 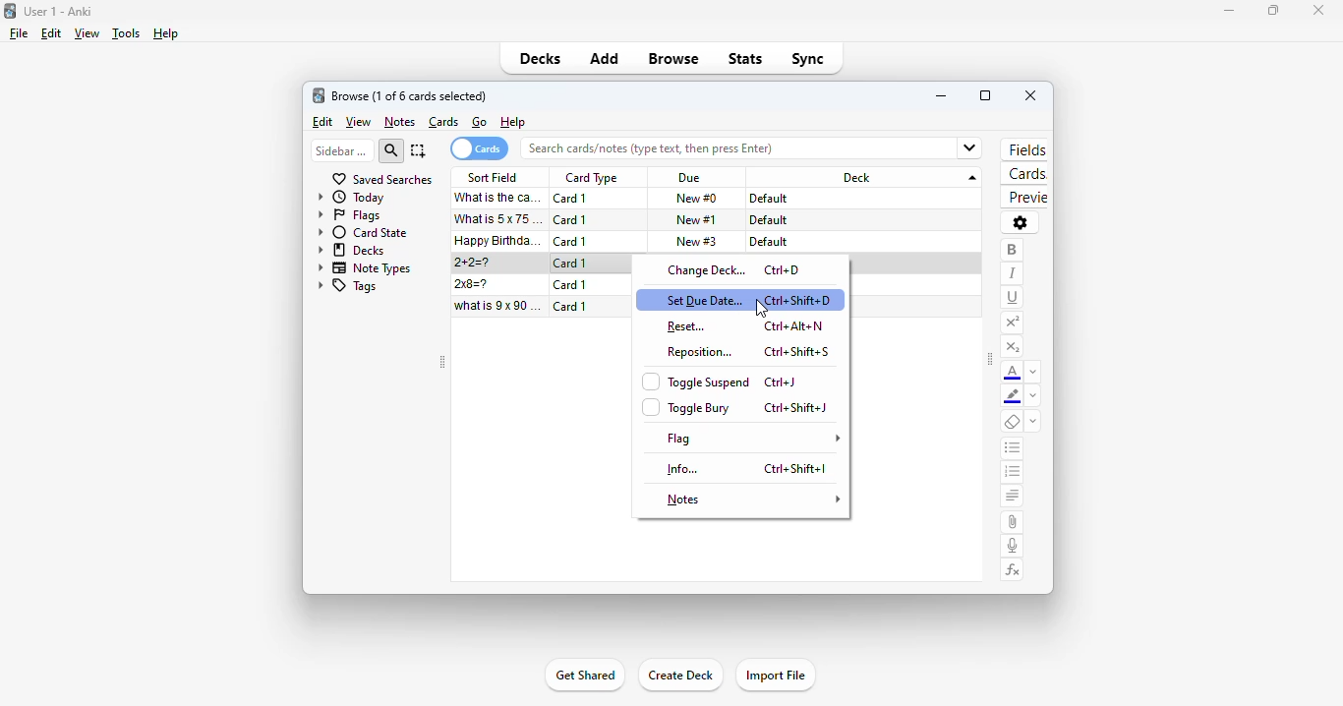 I want to click on decks, so click(x=352, y=250).